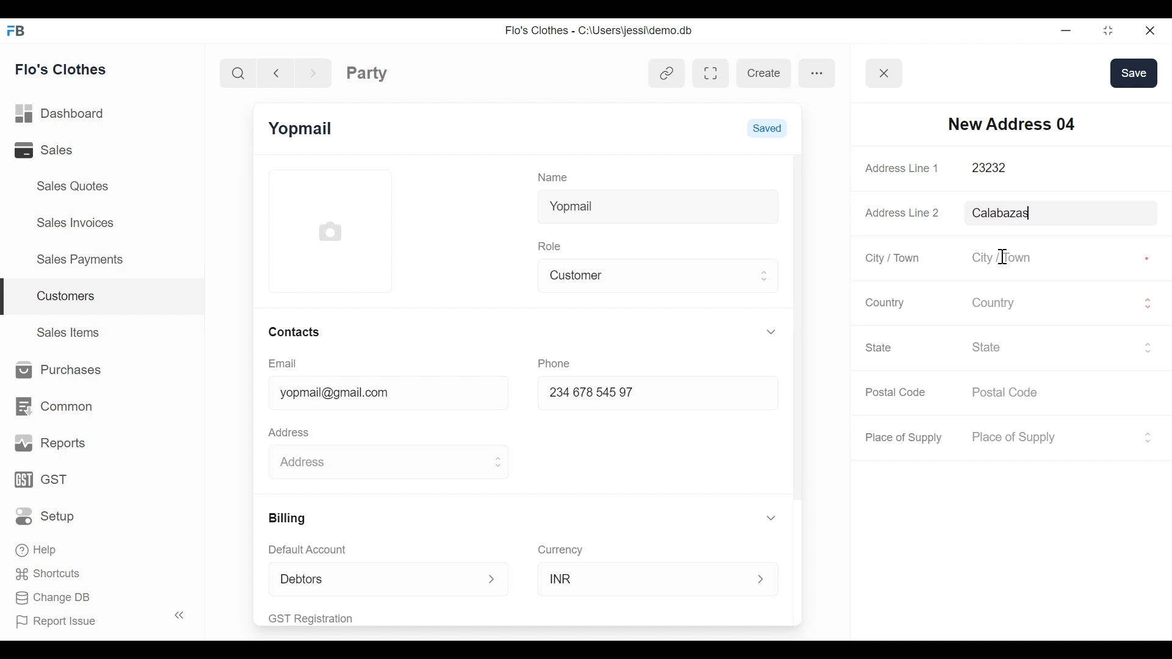 This screenshot has width=1172, height=659. What do you see at coordinates (1013, 393) in the screenshot?
I see `Postal Code` at bounding box center [1013, 393].